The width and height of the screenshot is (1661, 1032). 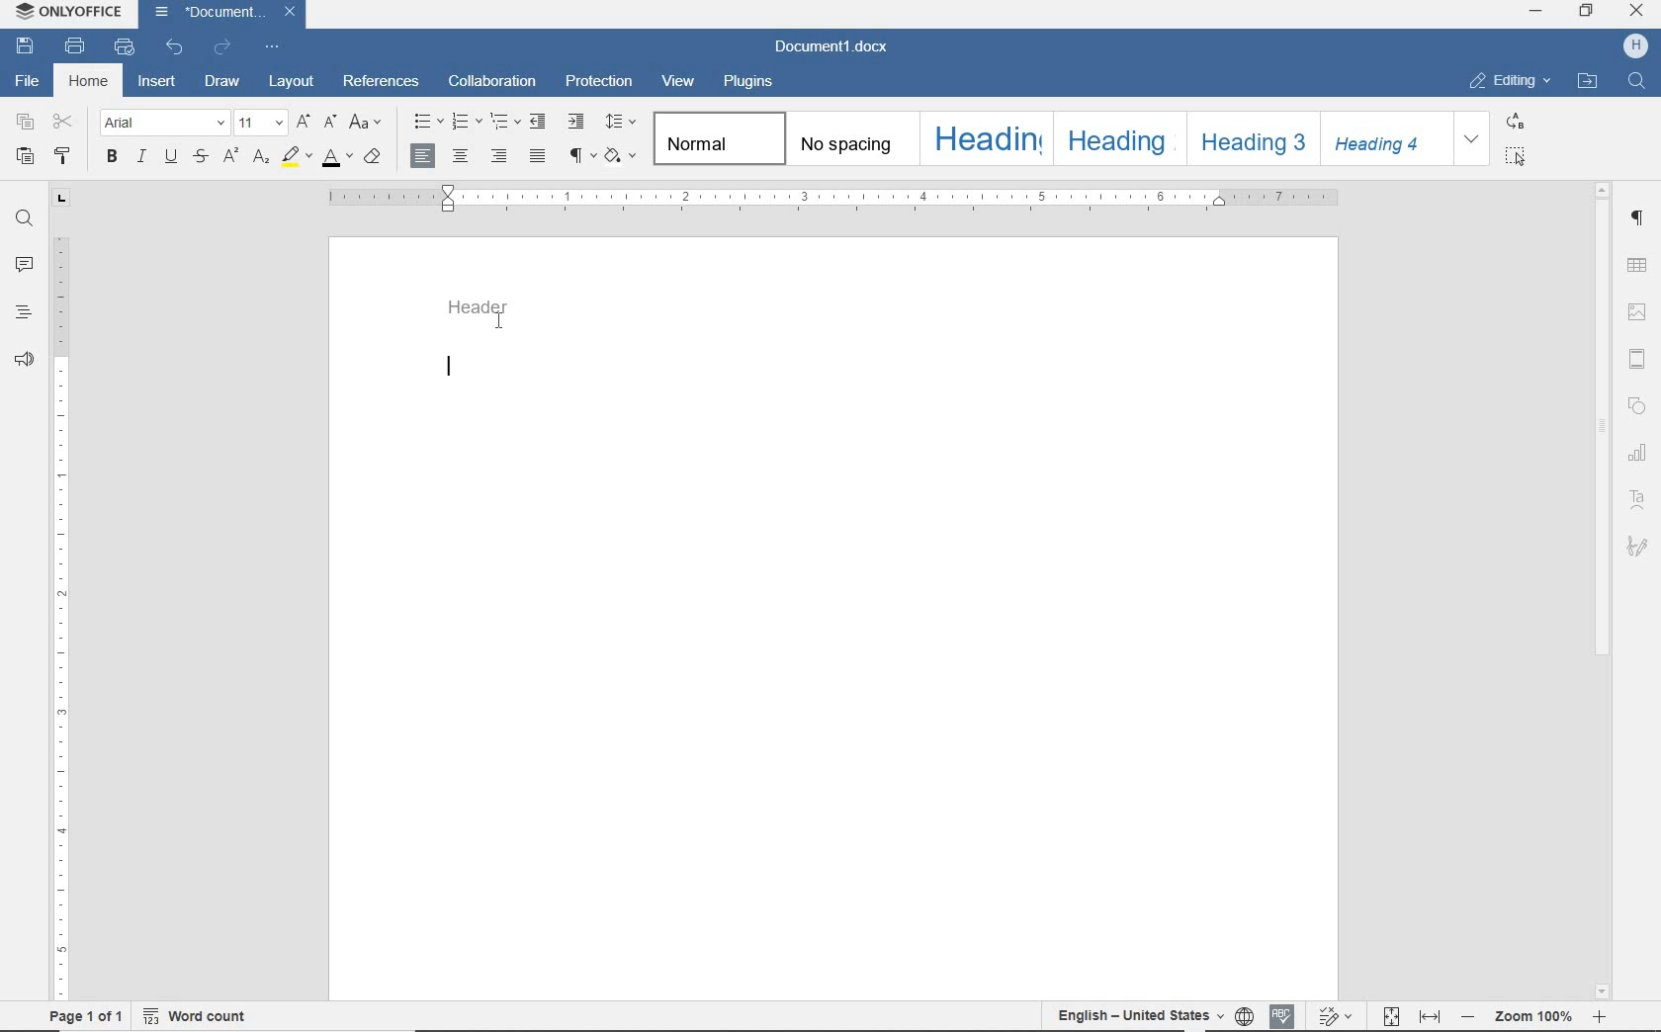 What do you see at coordinates (85, 1018) in the screenshot?
I see `page 1 of 1` at bounding box center [85, 1018].